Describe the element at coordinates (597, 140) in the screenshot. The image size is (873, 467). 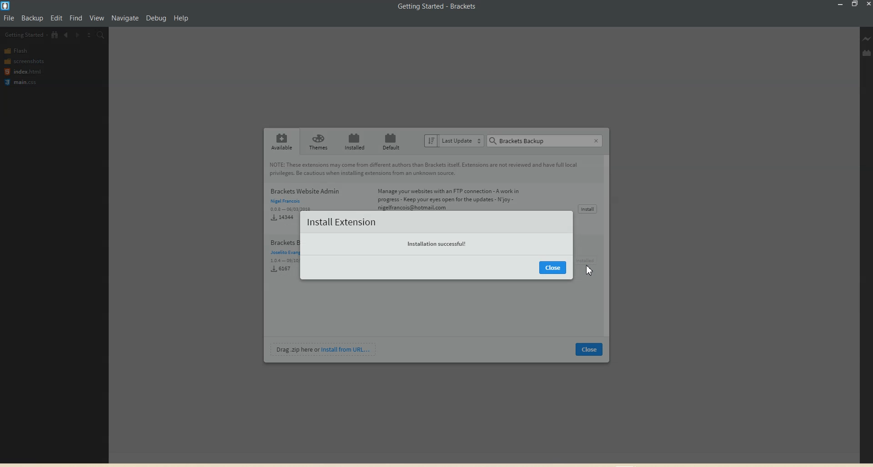
I see `Close` at that location.